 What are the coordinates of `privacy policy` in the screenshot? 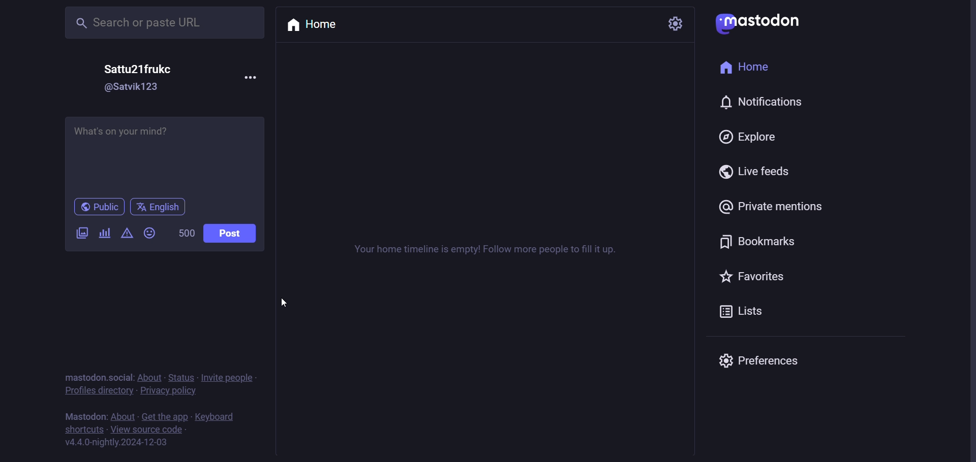 It's located at (168, 392).